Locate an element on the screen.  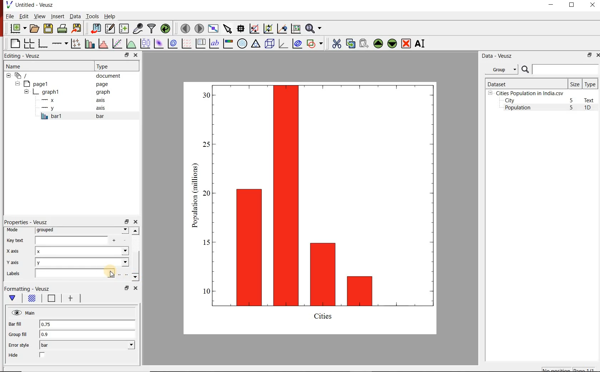
Fill is located at coordinates (31, 299).